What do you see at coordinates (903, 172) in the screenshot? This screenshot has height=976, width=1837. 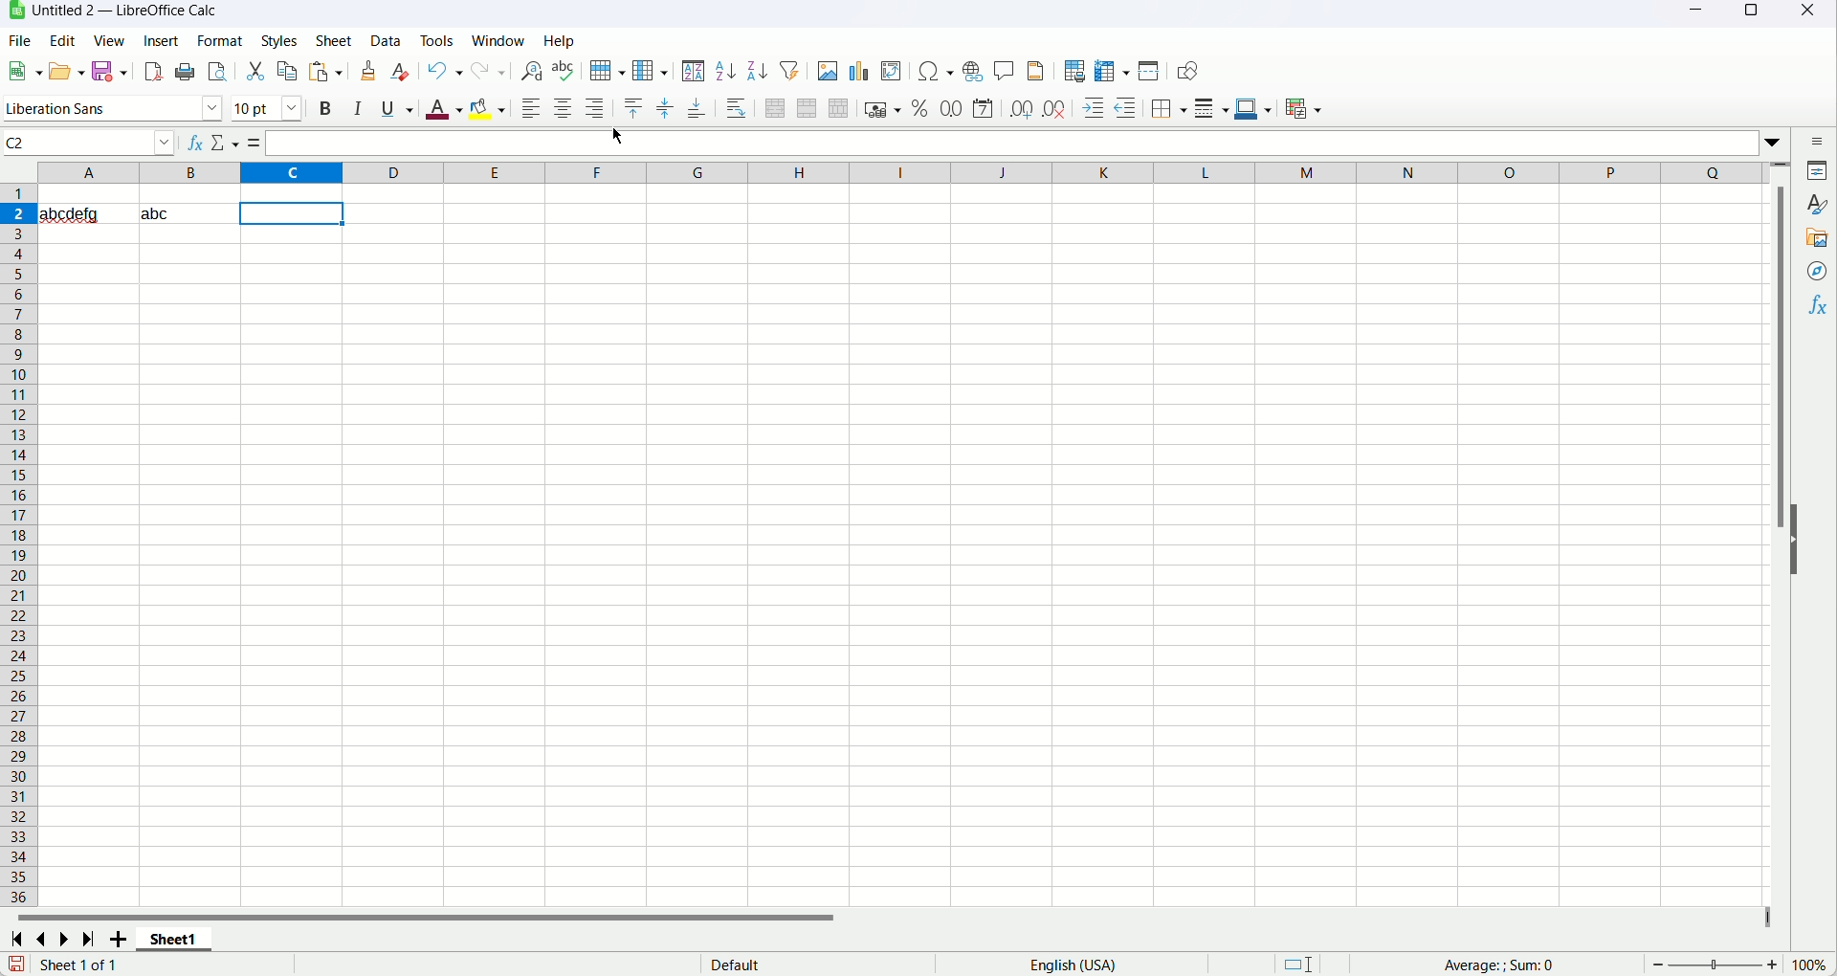 I see `column` at bounding box center [903, 172].